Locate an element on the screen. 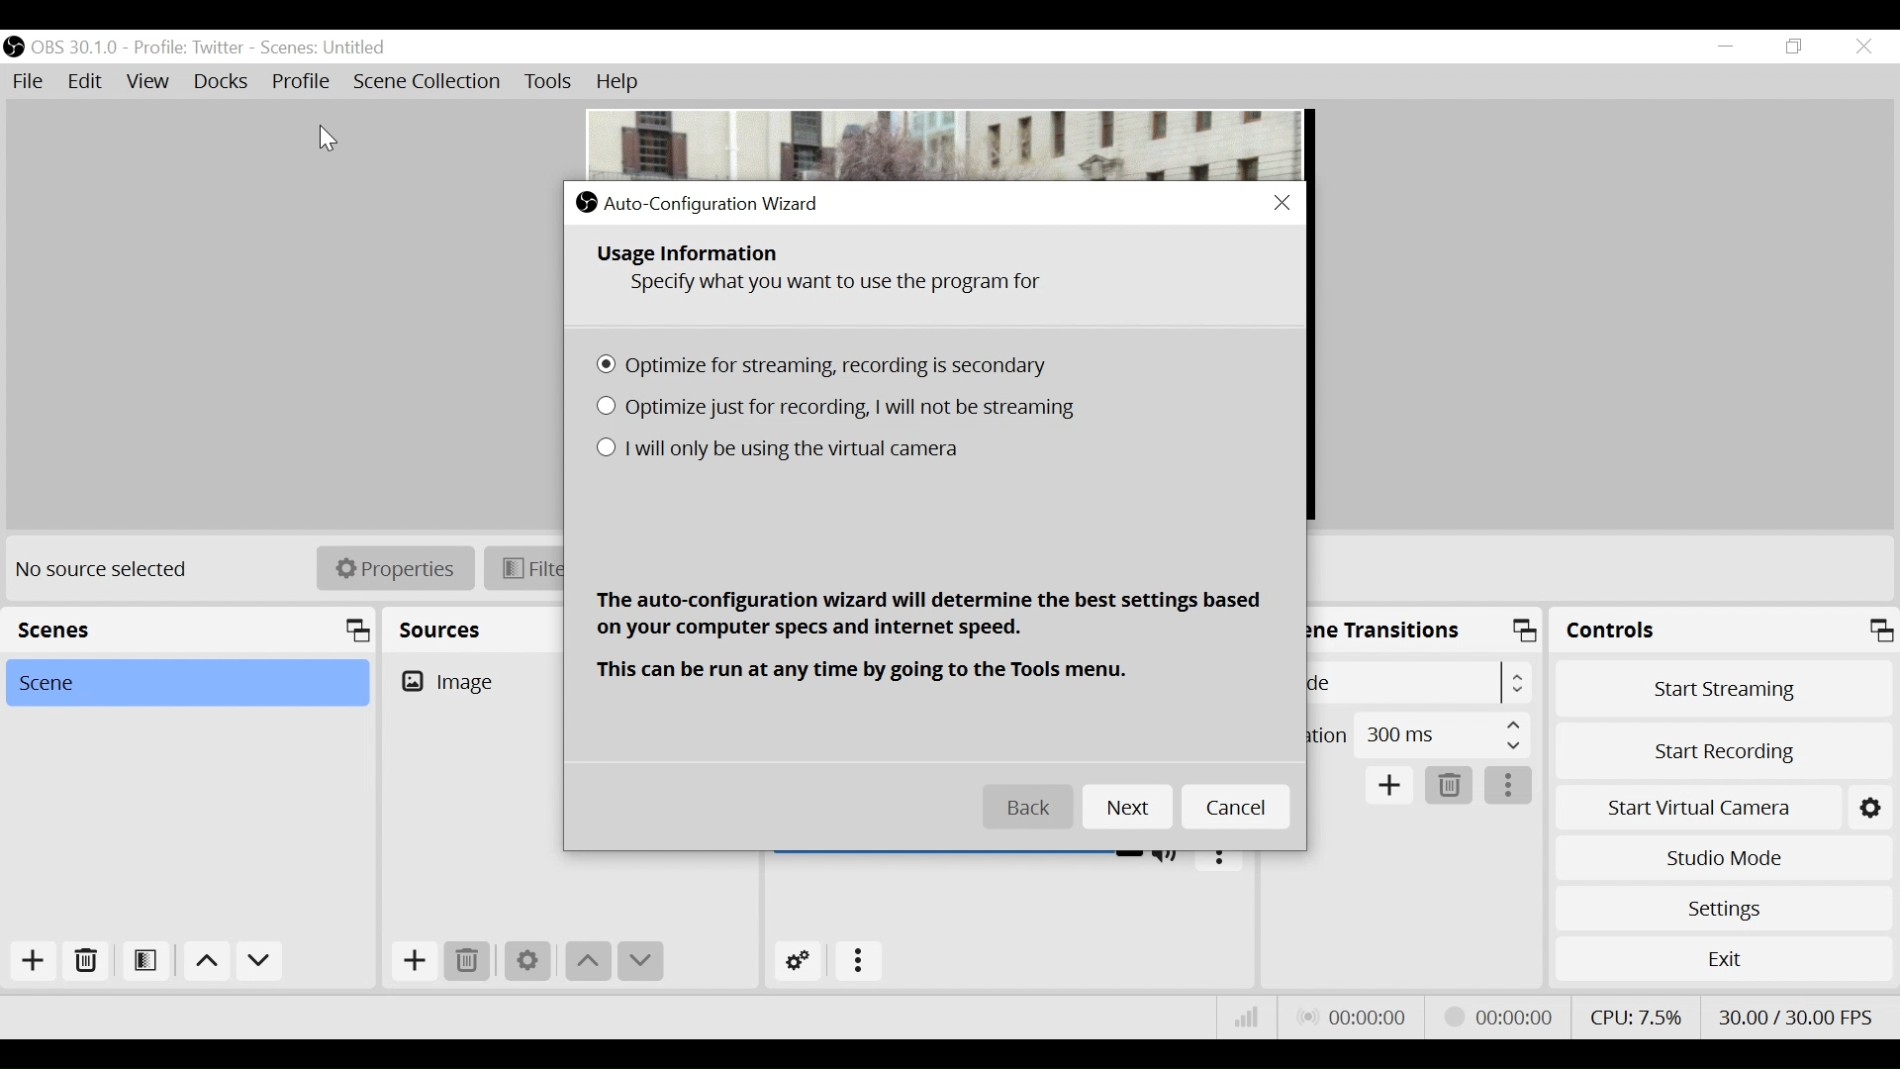  Select Scene Transition is located at coordinates (1423, 682).